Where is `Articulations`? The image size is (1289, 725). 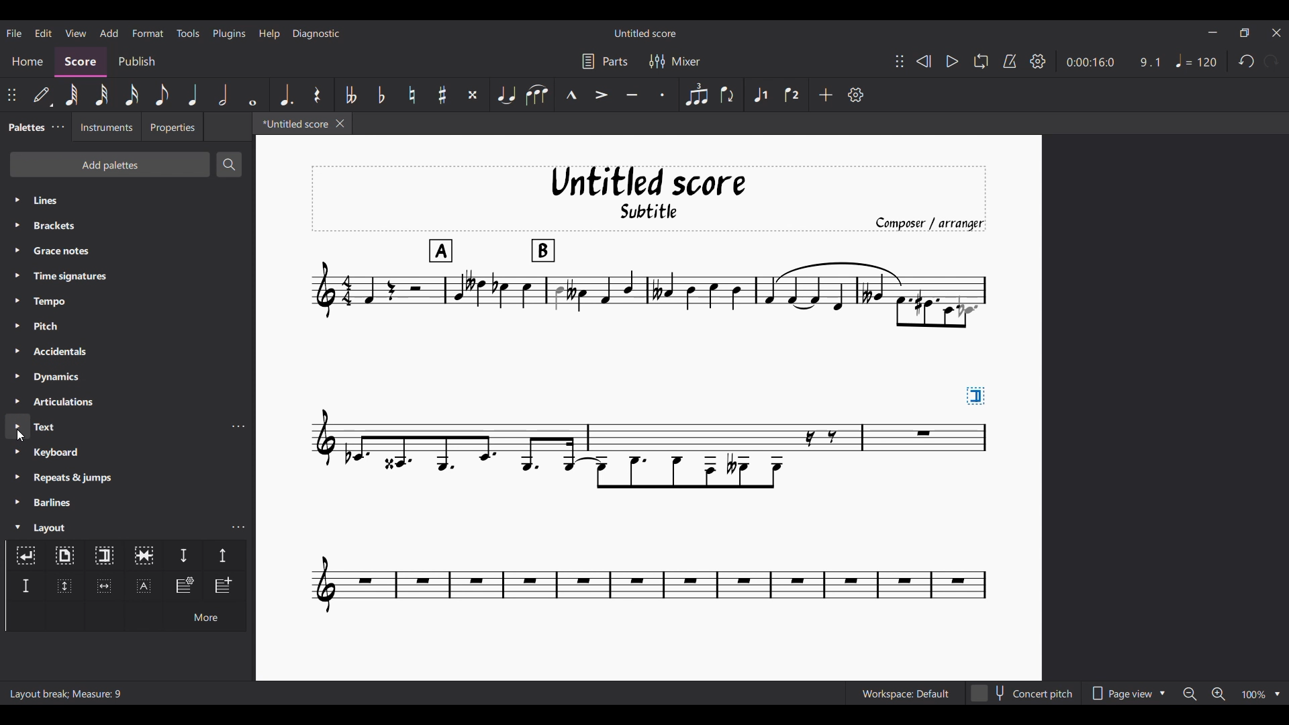
Articulations is located at coordinates (128, 401).